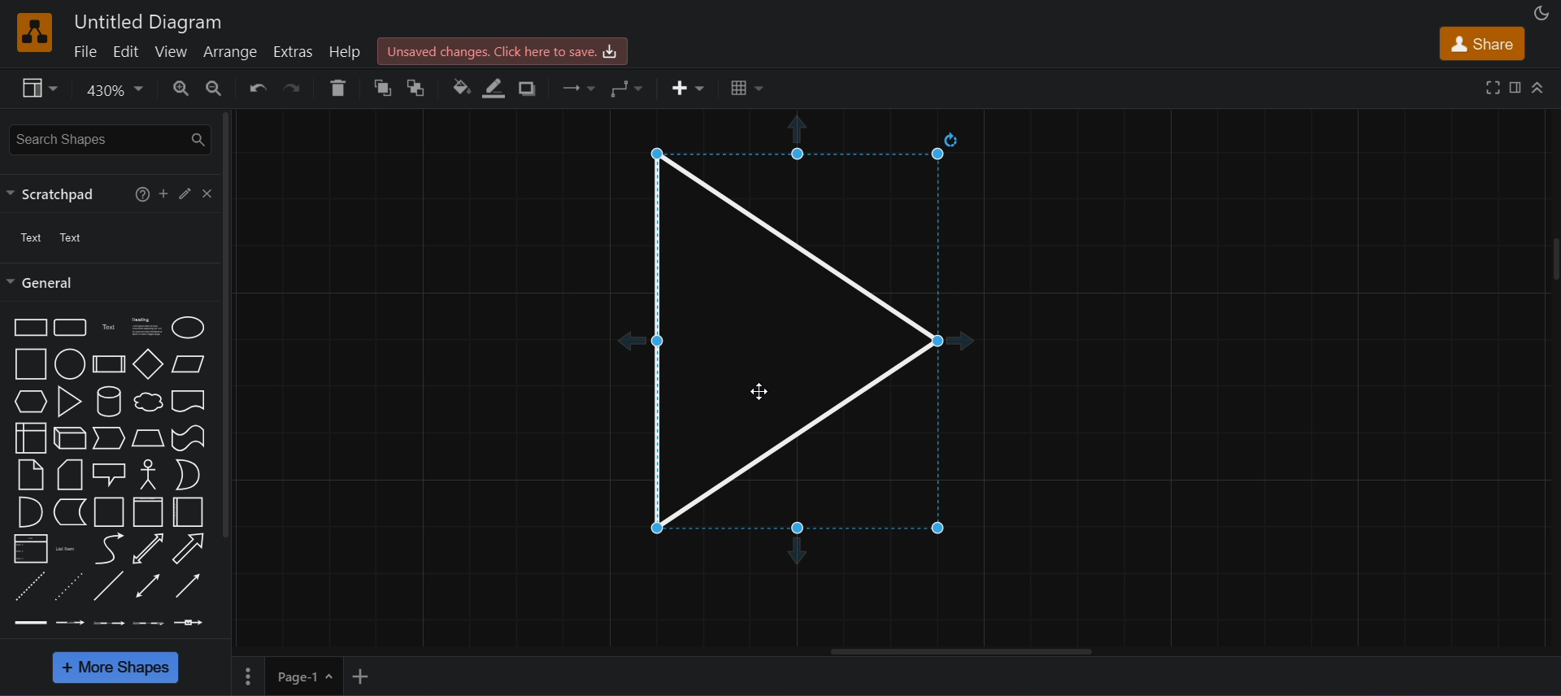 The image size is (1561, 696). What do you see at coordinates (294, 50) in the screenshot?
I see `extras` at bounding box center [294, 50].